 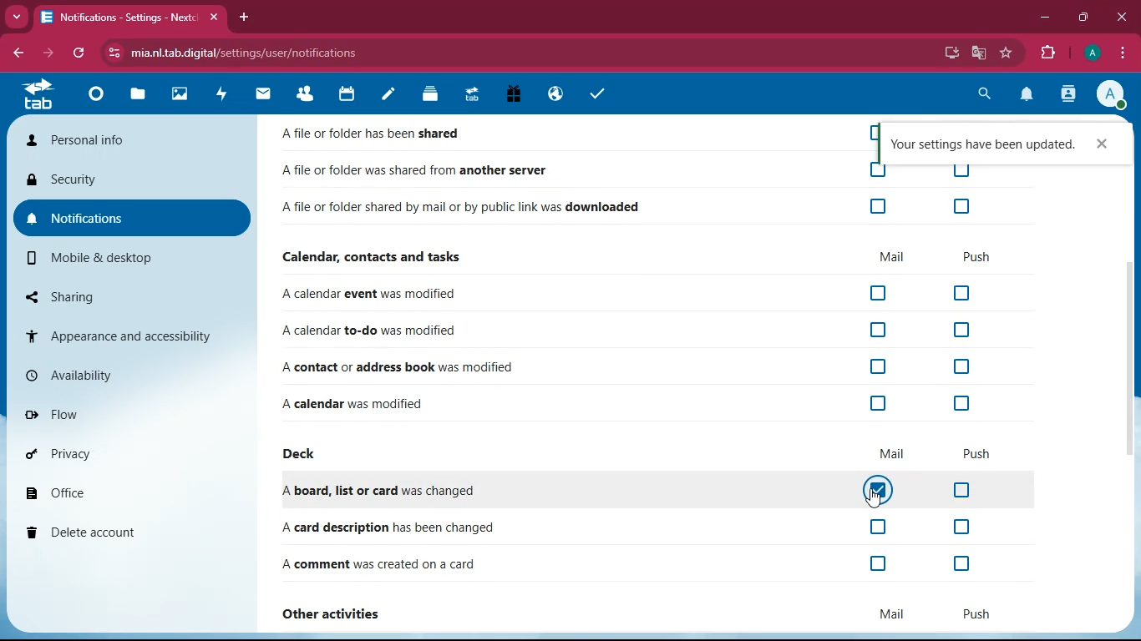 I want to click on A board, list or card was changed, so click(x=387, y=485).